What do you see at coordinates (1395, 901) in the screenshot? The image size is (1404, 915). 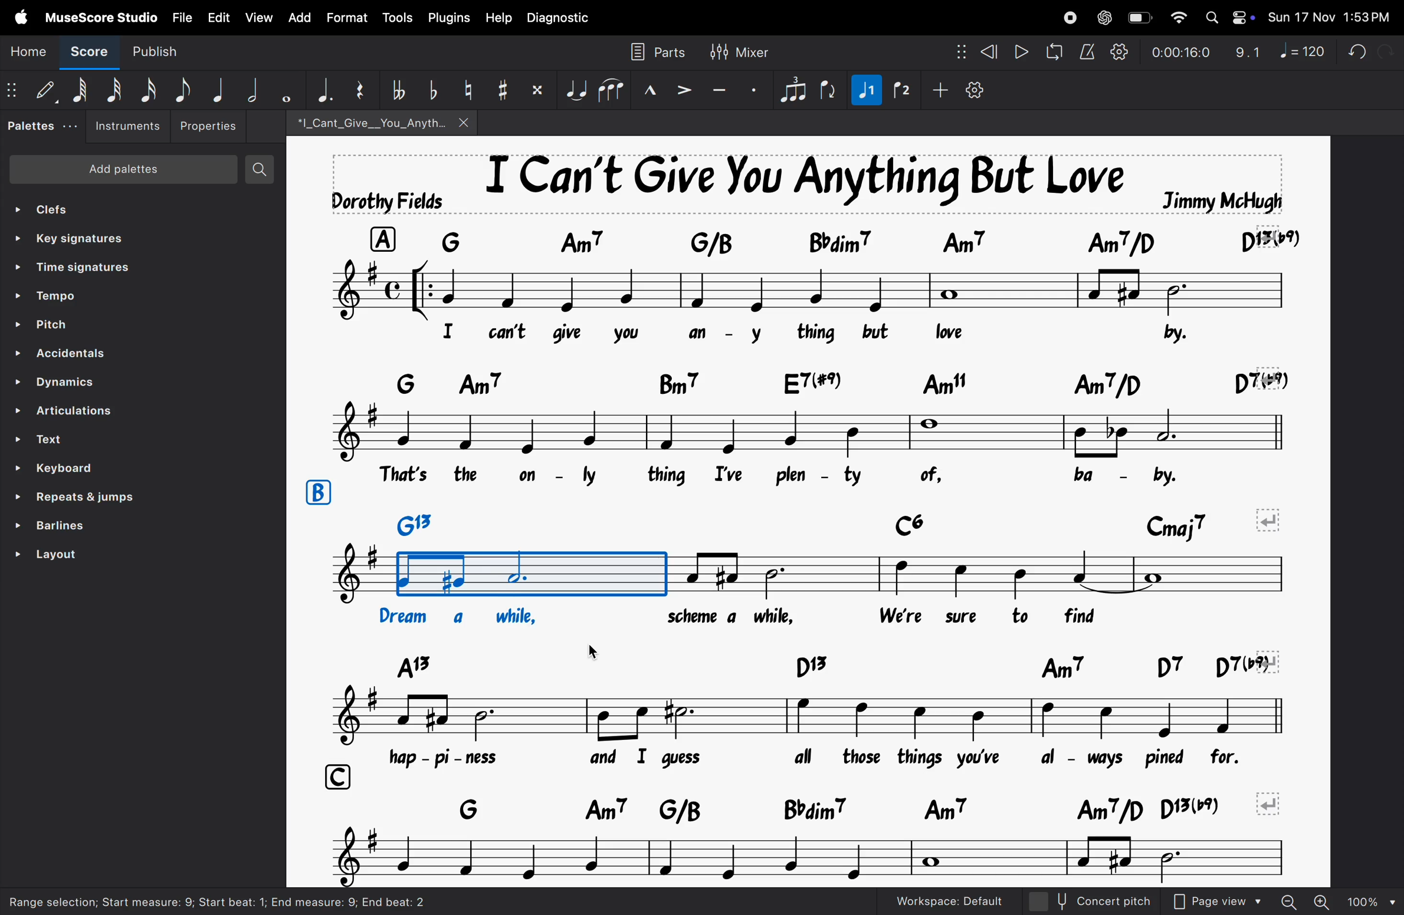 I see `cursor on rythym` at bounding box center [1395, 901].